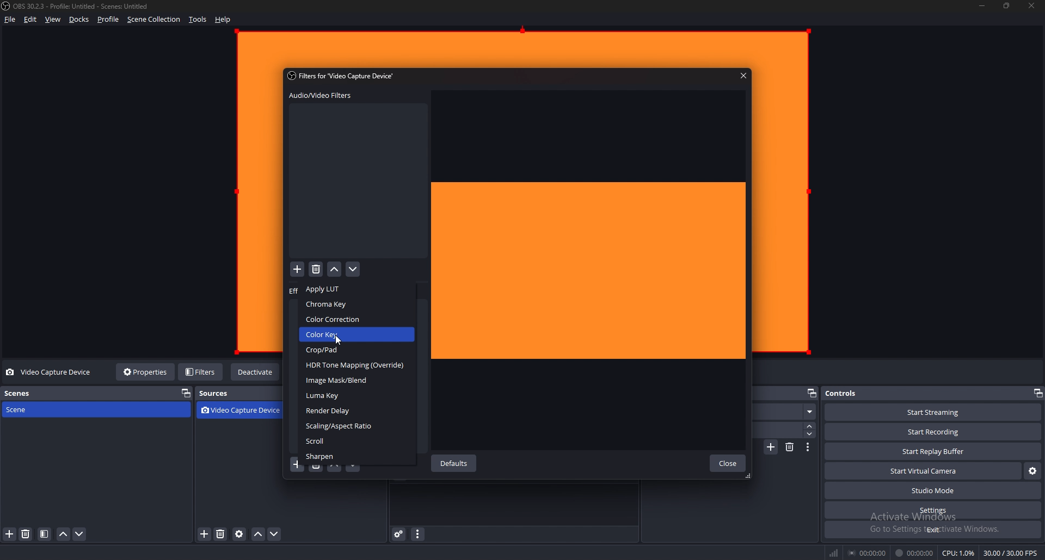  Describe the element at coordinates (810, 434) in the screenshot. I see `decrease duration` at that location.